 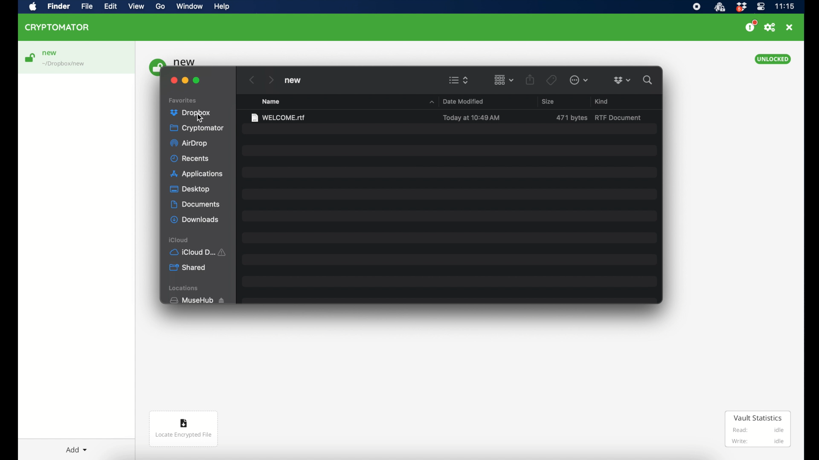 What do you see at coordinates (197, 128) in the screenshot?
I see `cryptomator` at bounding box center [197, 128].